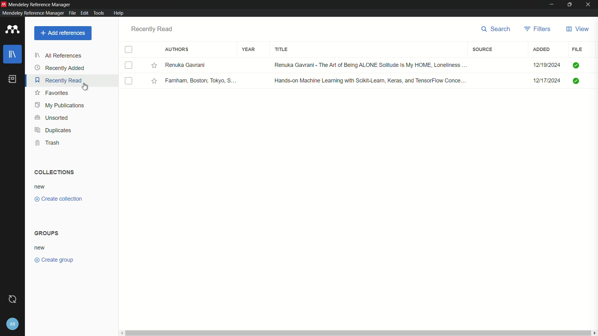  What do you see at coordinates (201, 81) in the screenshot?
I see `Fanham Boston` at bounding box center [201, 81].